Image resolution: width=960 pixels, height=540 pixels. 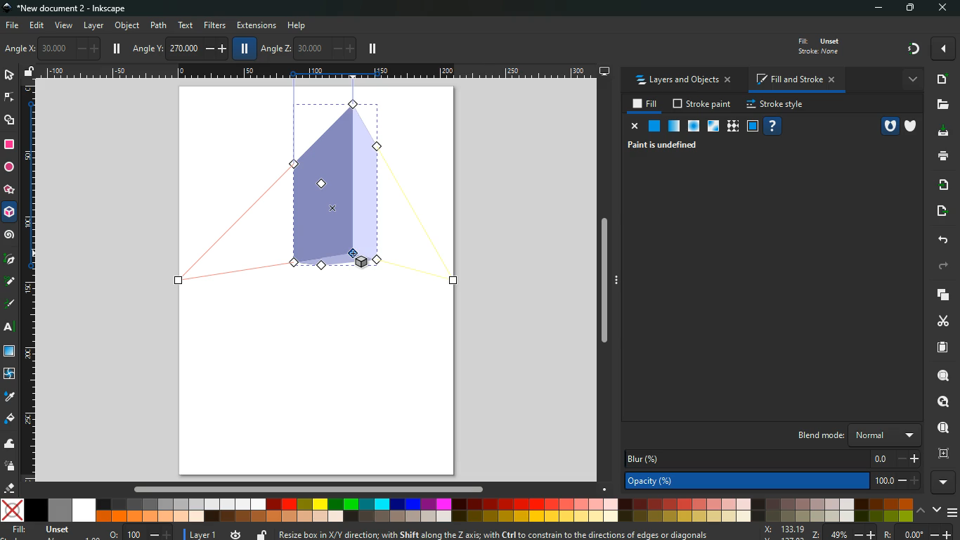 What do you see at coordinates (184, 25) in the screenshot?
I see `text` at bounding box center [184, 25].